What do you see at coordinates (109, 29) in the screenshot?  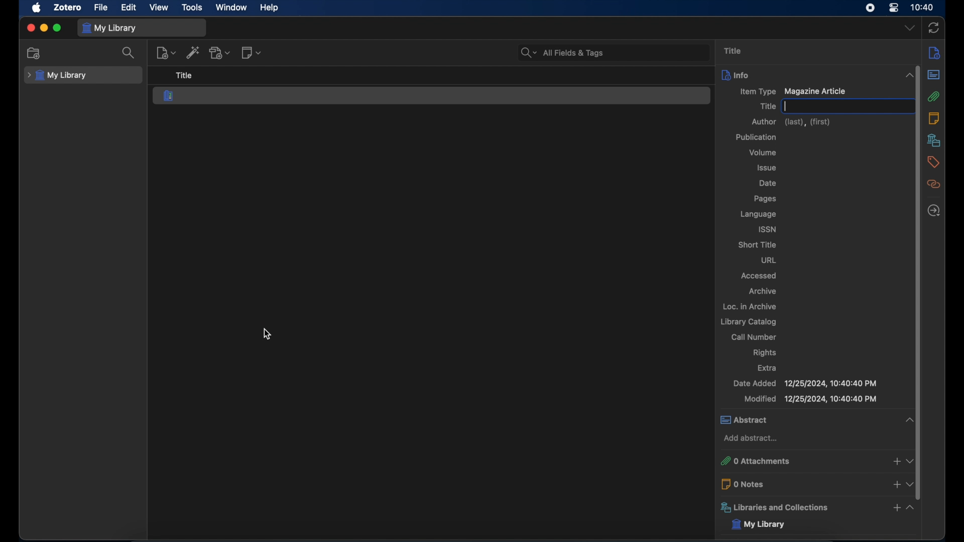 I see `my library` at bounding box center [109, 29].